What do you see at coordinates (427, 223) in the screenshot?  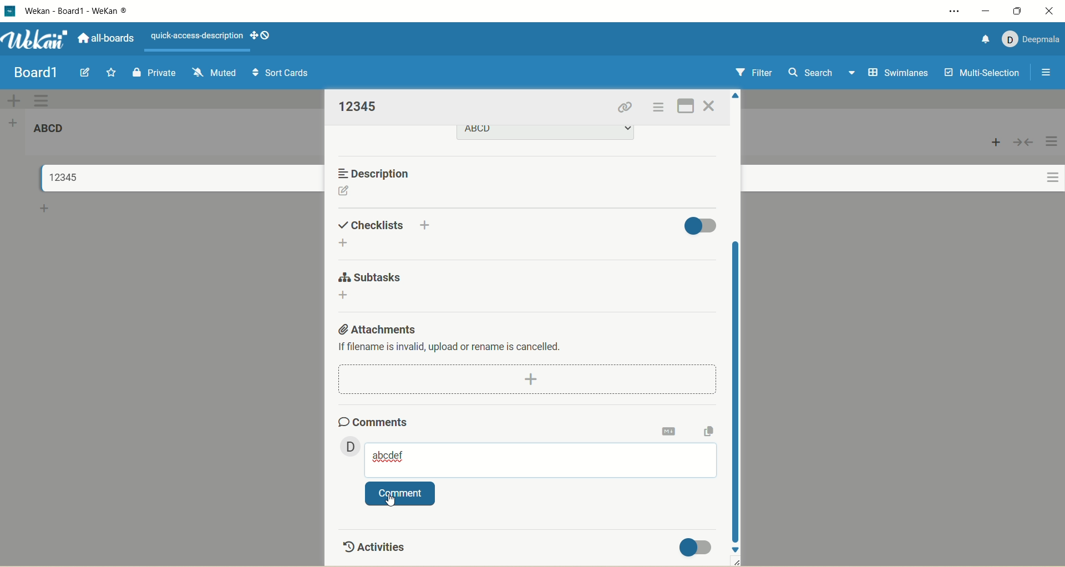 I see `add` at bounding box center [427, 223].